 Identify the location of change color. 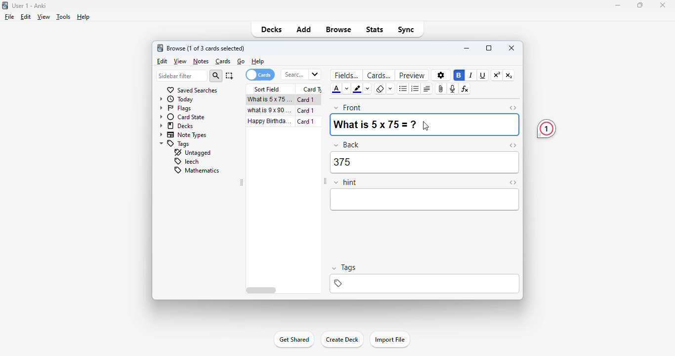
(368, 89).